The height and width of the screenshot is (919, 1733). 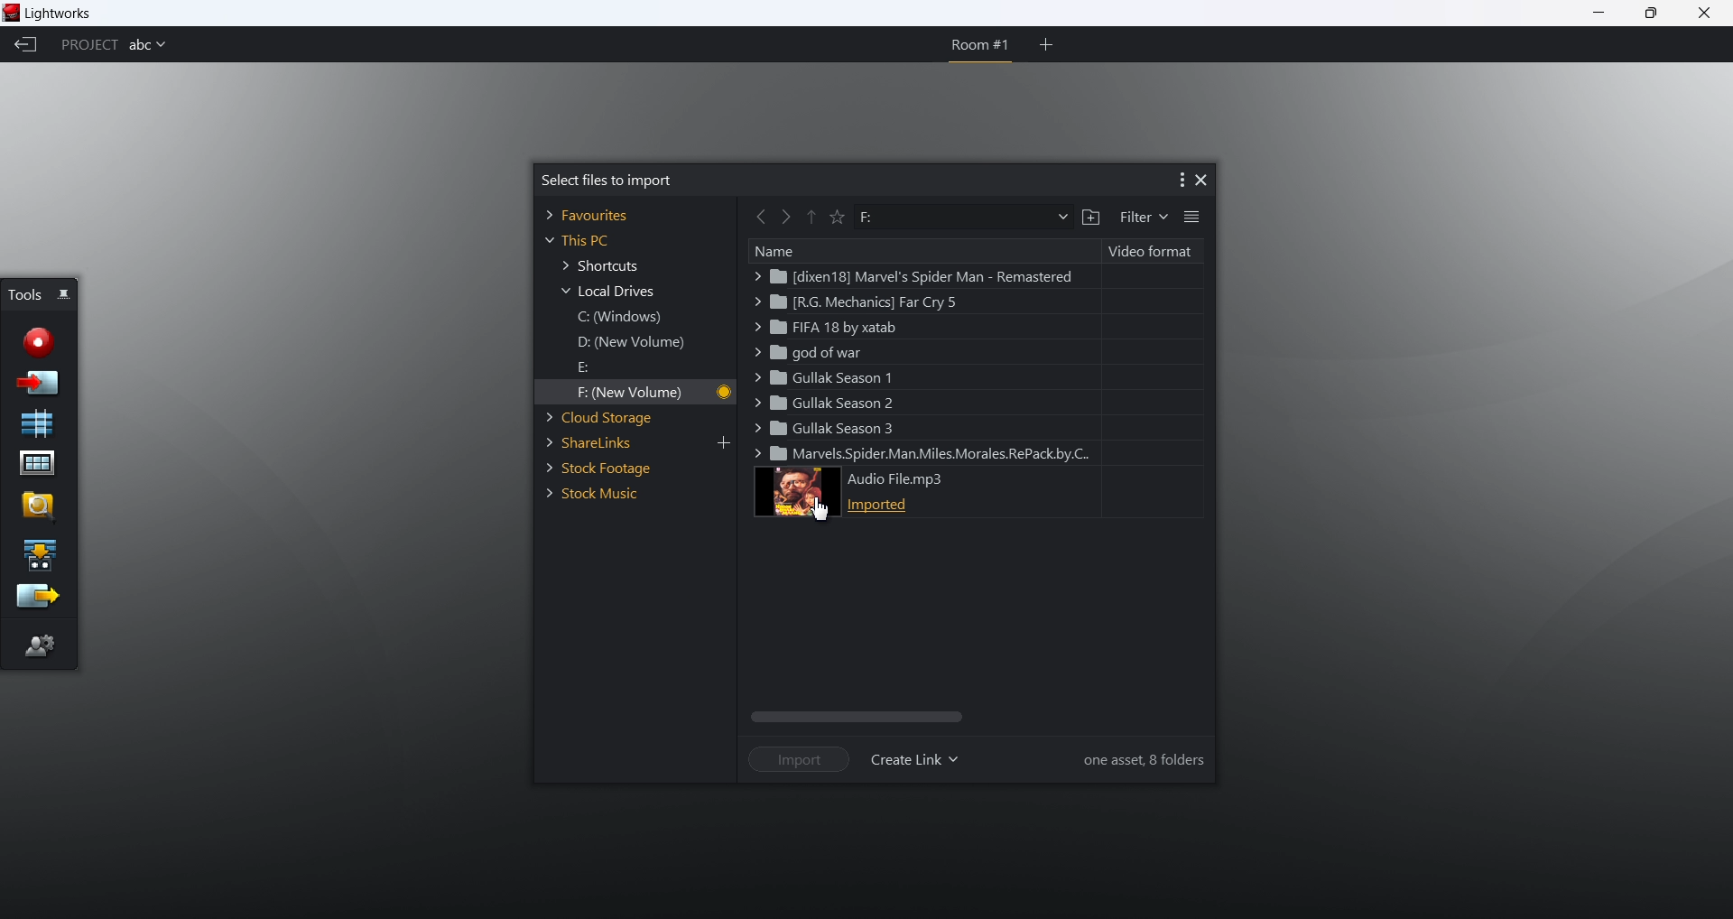 What do you see at coordinates (631, 344) in the screenshot?
I see `D new windows` at bounding box center [631, 344].